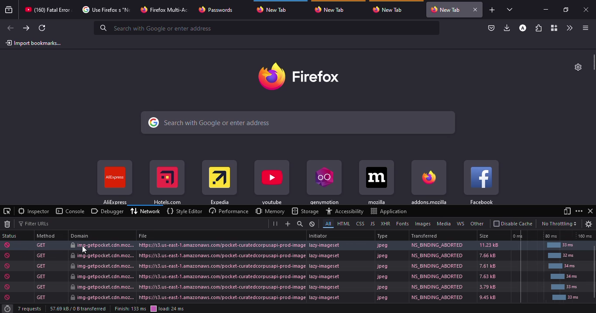  Describe the element at coordinates (160, 28) in the screenshot. I see `search` at that location.